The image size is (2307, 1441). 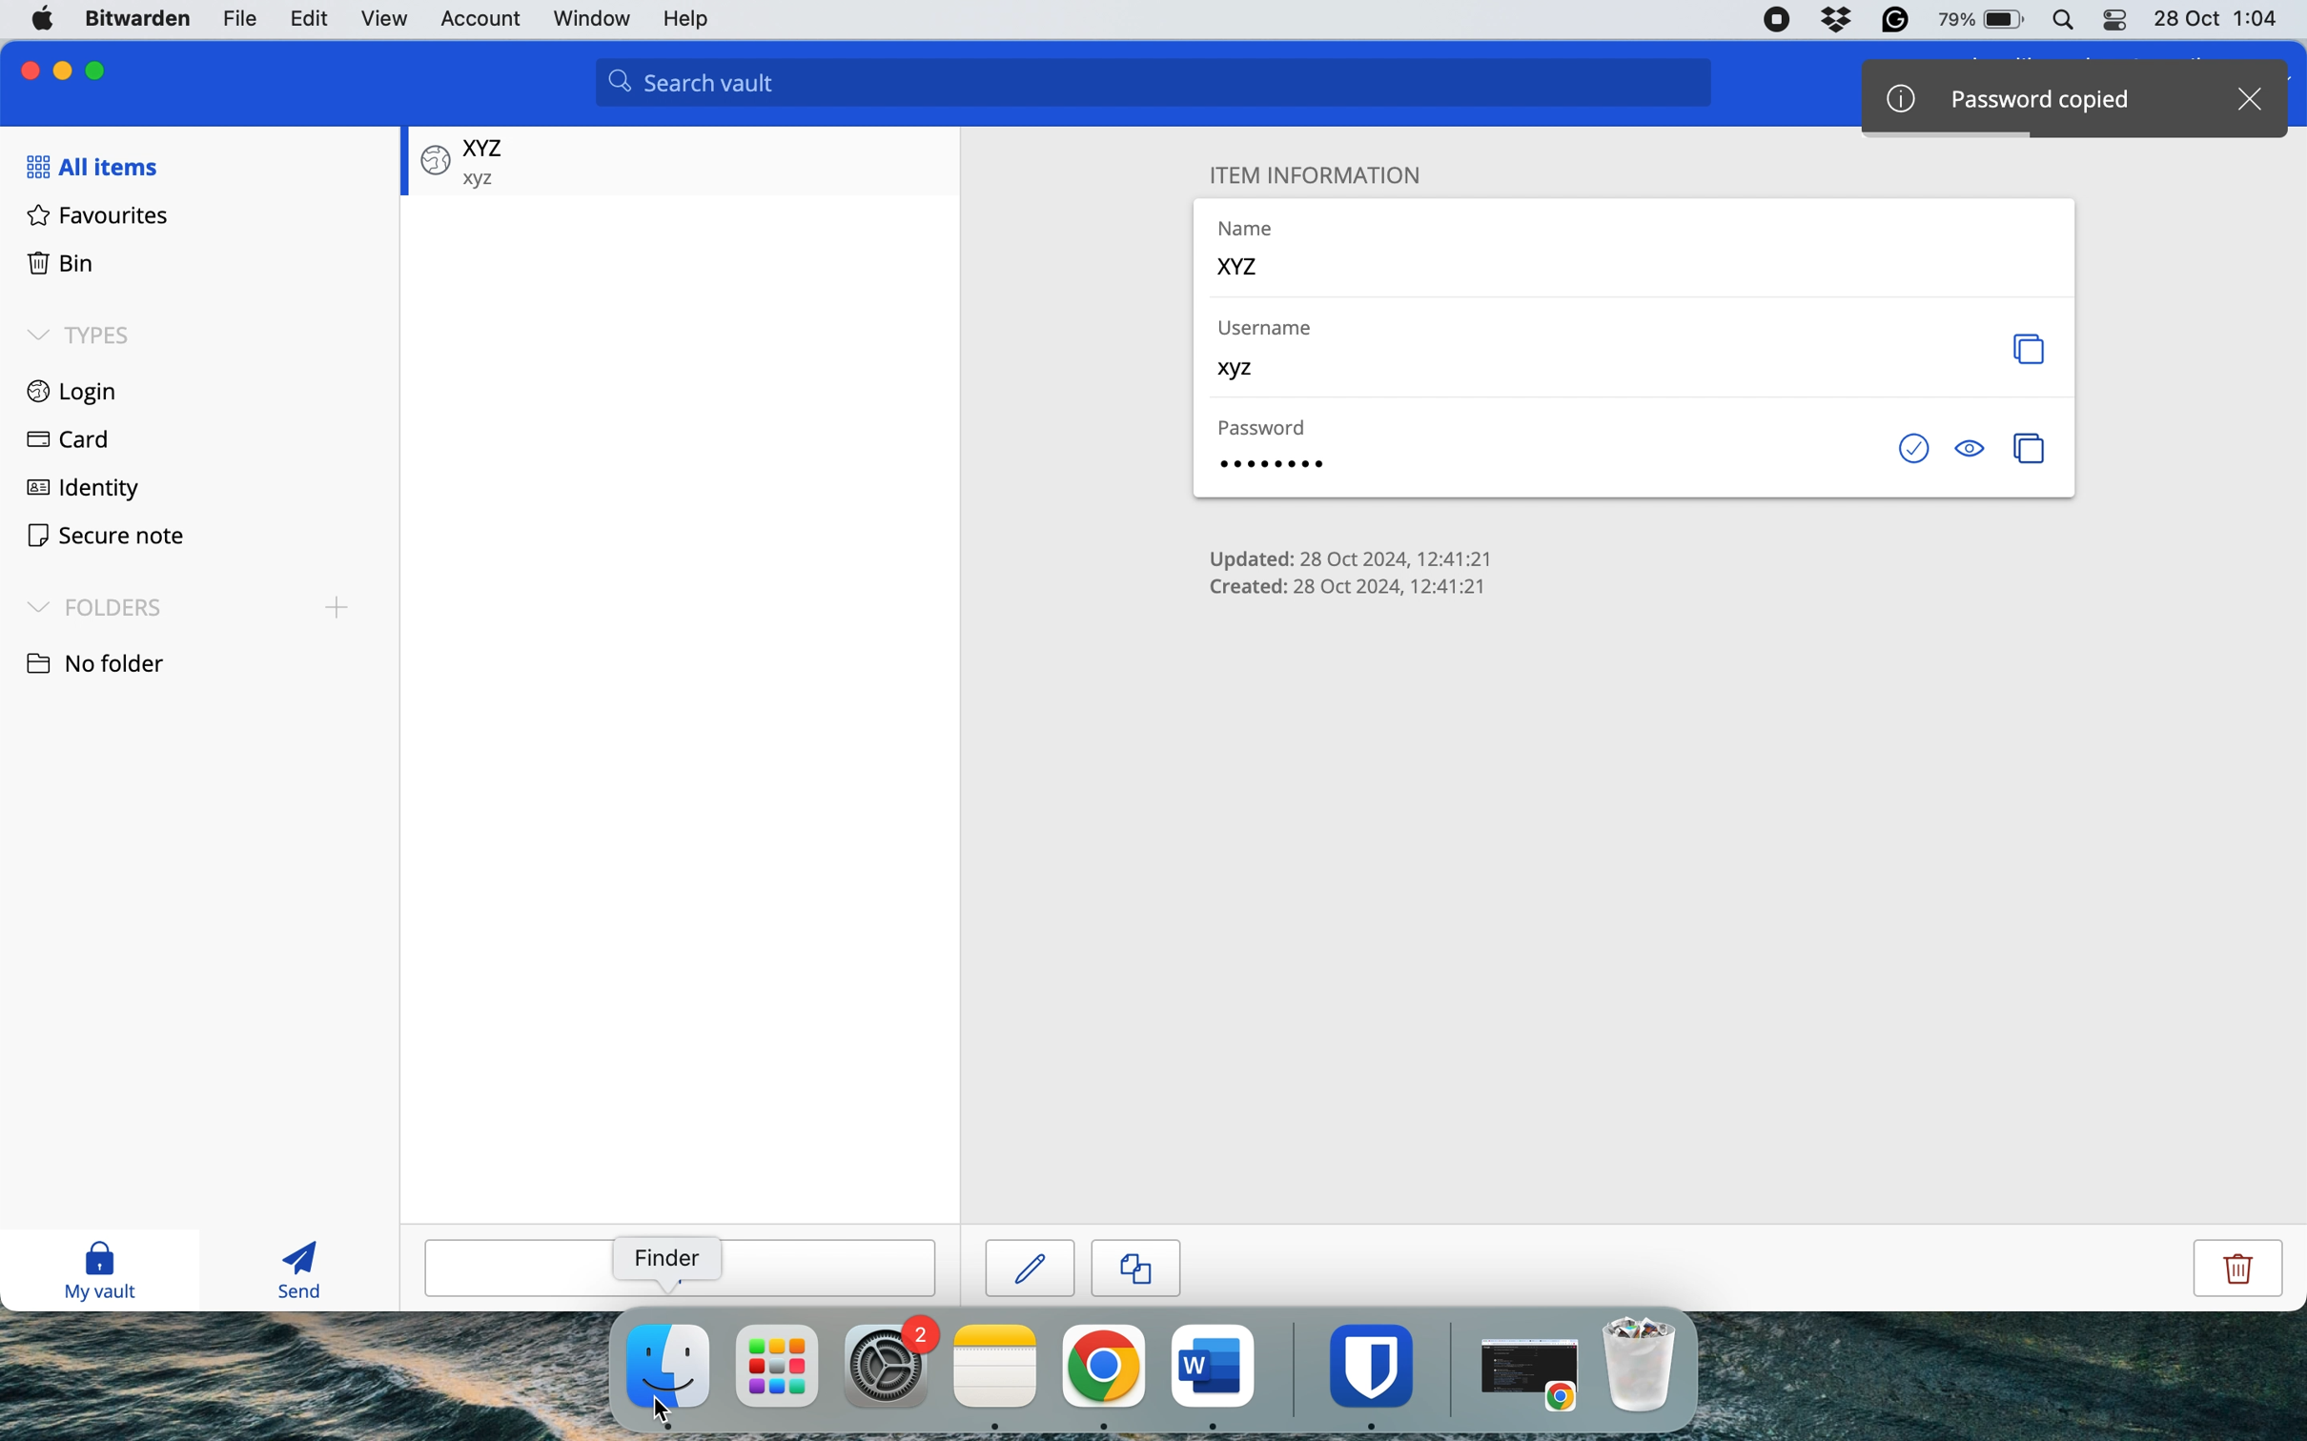 I want to click on secure note, so click(x=106, y=538).